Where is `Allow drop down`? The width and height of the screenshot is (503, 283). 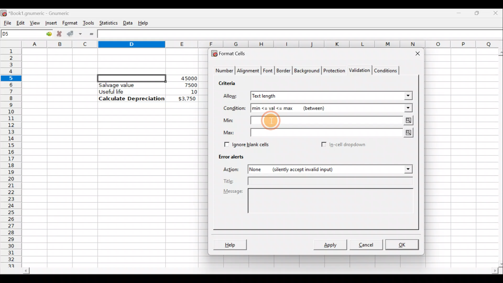 Allow drop down is located at coordinates (408, 95).